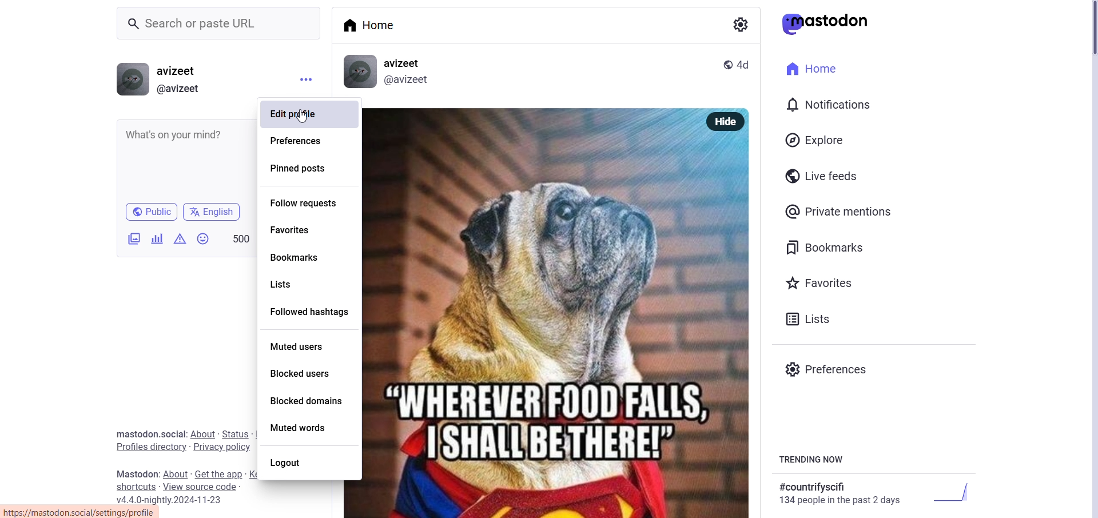  What do you see at coordinates (134, 238) in the screenshot?
I see `image/video` at bounding box center [134, 238].